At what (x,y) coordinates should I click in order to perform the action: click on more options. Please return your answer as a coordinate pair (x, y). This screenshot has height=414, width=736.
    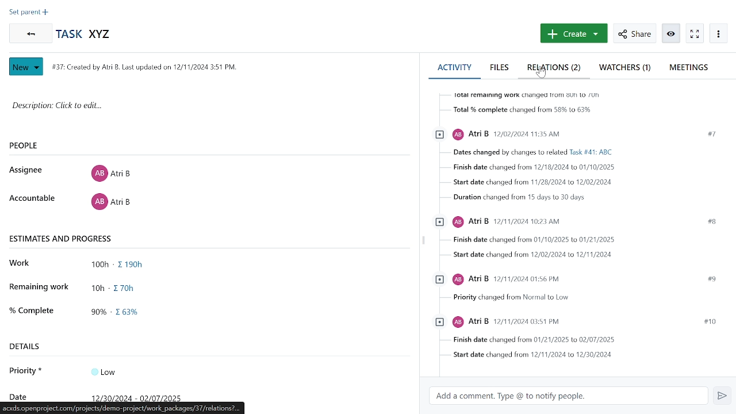
    Looking at the image, I should click on (719, 34).